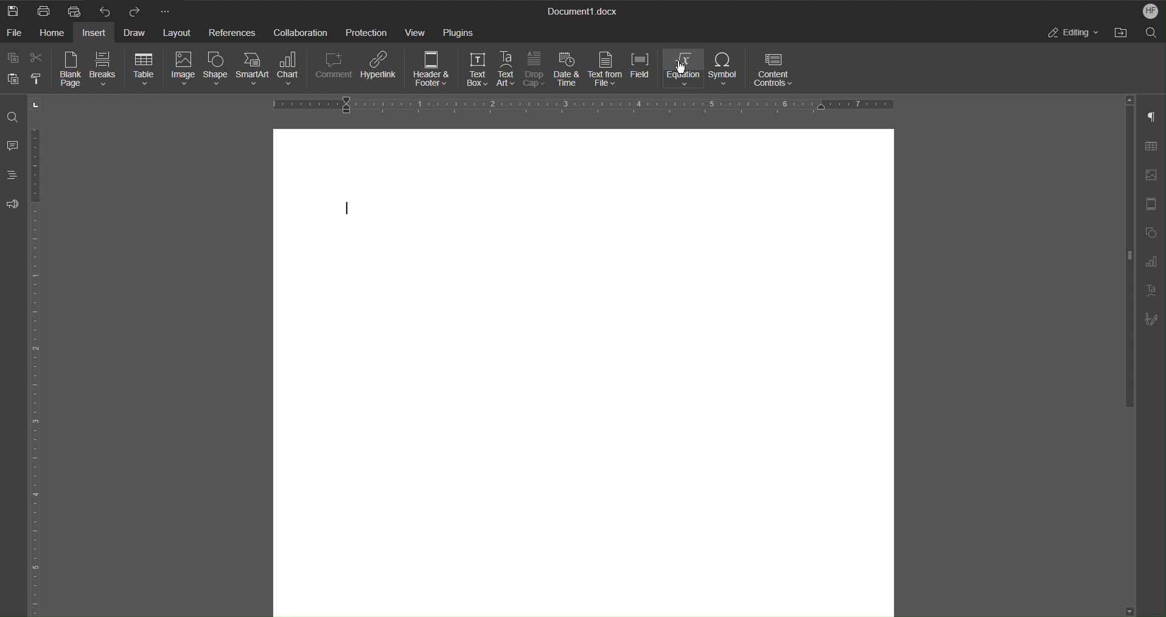 This screenshot has width=1166, height=617. What do you see at coordinates (582, 10) in the screenshot?
I see `Document Title` at bounding box center [582, 10].